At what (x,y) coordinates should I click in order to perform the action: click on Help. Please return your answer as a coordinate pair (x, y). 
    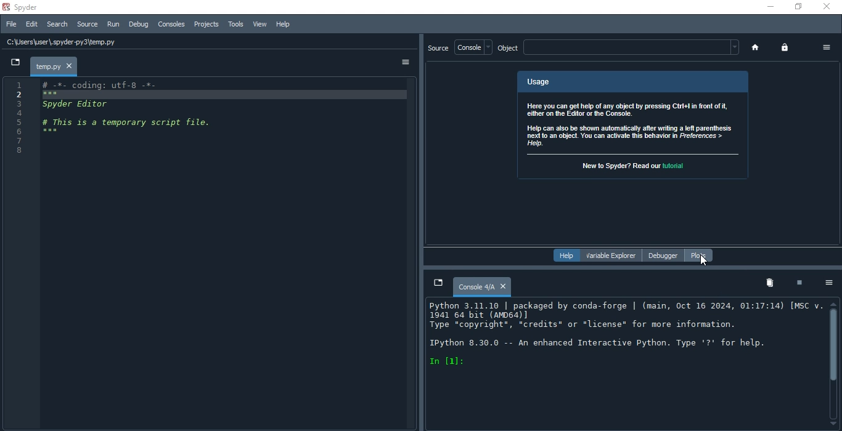
    Looking at the image, I should click on (565, 256).